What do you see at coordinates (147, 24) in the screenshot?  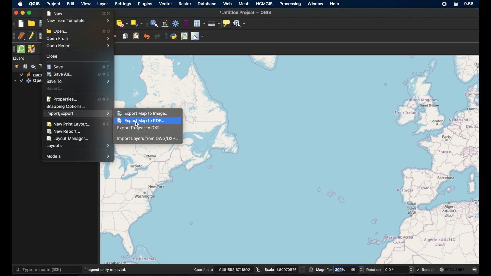 I see `attributes toolbar` at bounding box center [147, 24].